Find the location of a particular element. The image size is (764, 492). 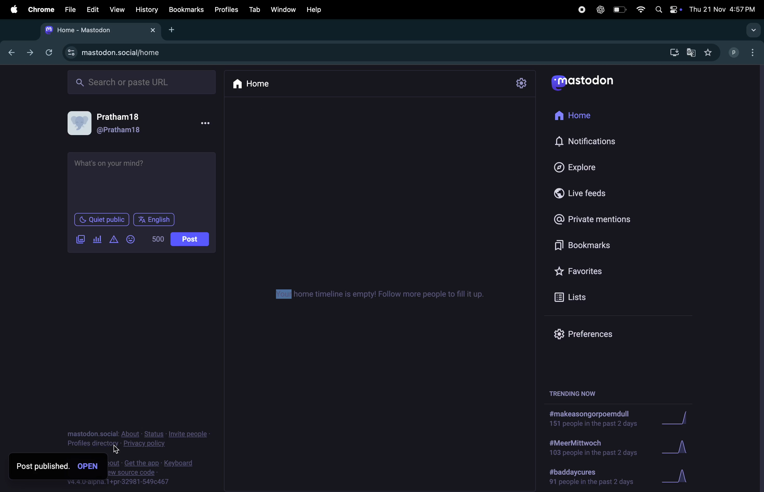

notifications is located at coordinates (591, 141).